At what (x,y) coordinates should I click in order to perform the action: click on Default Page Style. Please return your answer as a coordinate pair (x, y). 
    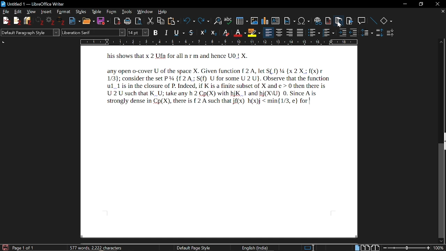
    Looking at the image, I should click on (192, 248).